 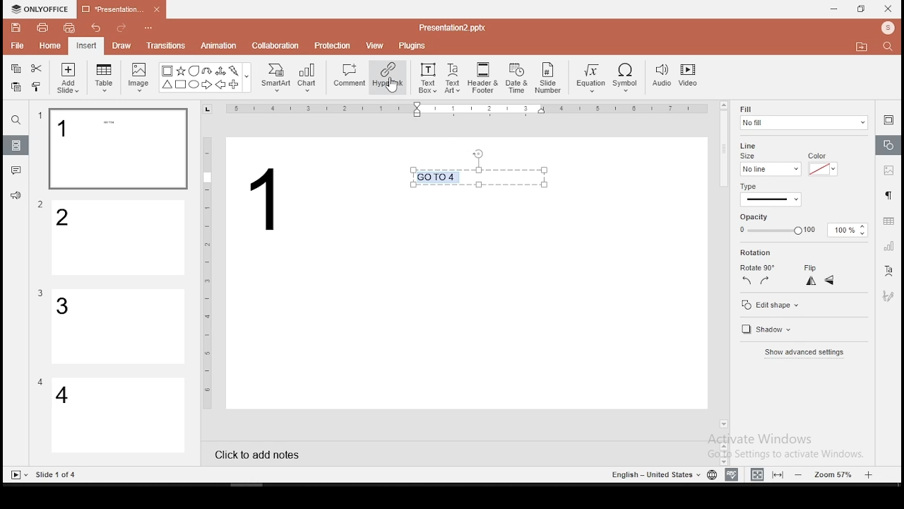 I want to click on shadow, so click(x=764, y=331).